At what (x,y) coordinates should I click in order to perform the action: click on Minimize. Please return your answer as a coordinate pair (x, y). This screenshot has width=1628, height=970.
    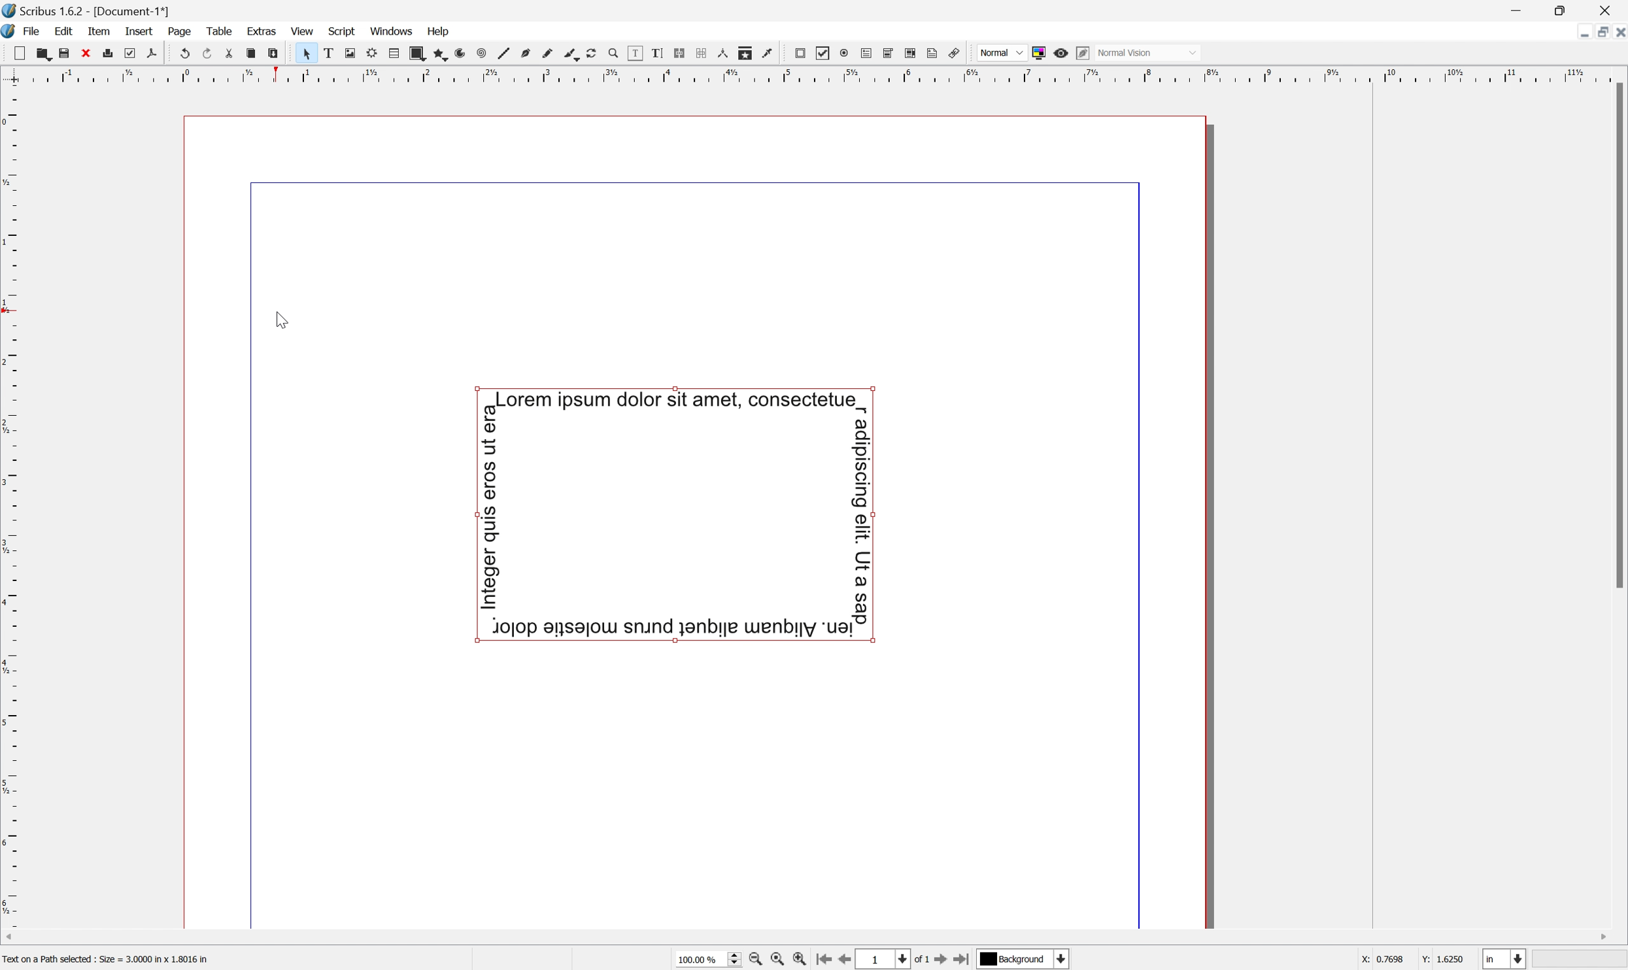
    Looking at the image, I should click on (1513, 9).